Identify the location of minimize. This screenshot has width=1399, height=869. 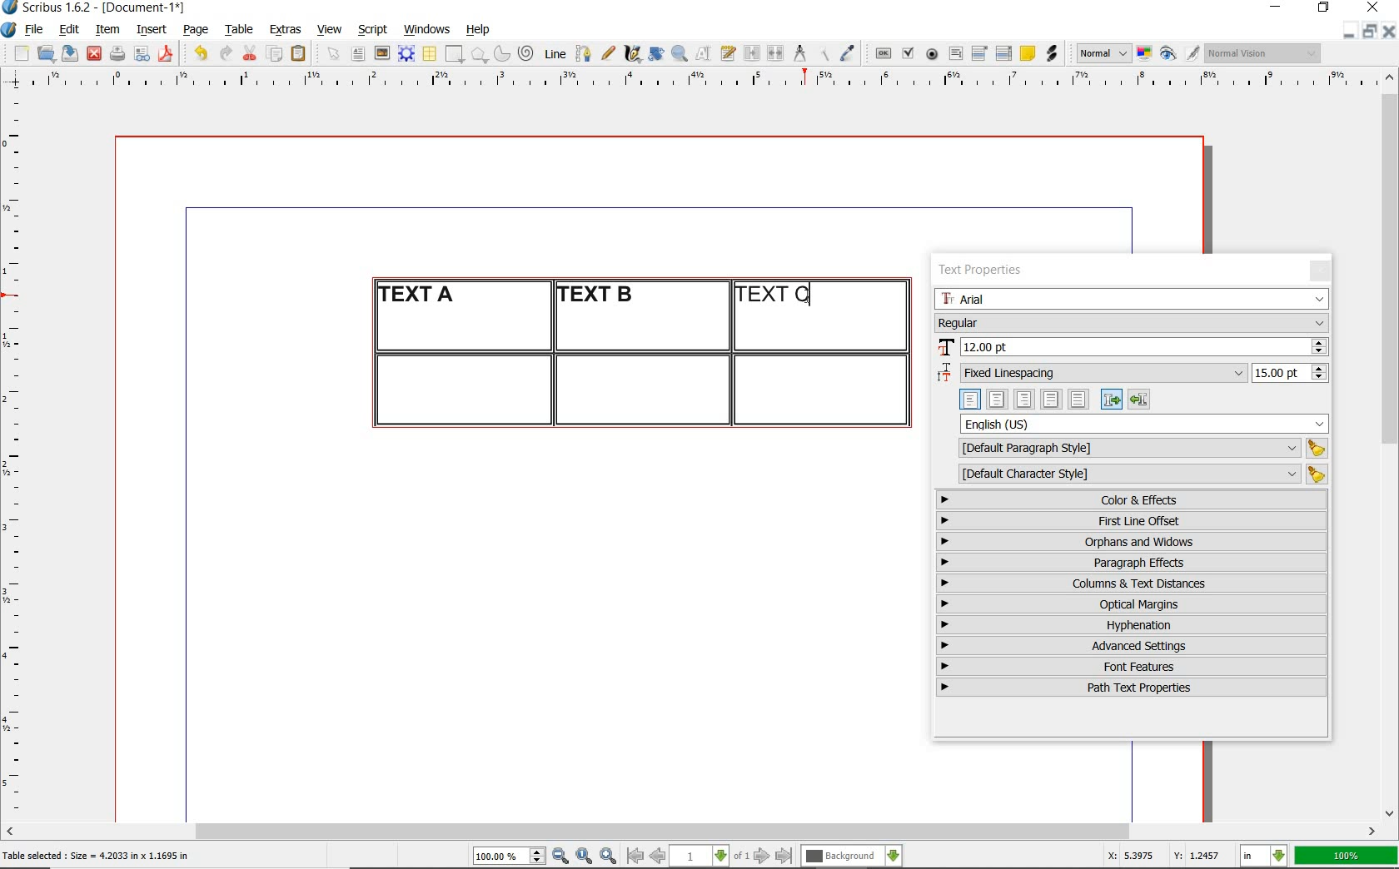
(1350, 30).